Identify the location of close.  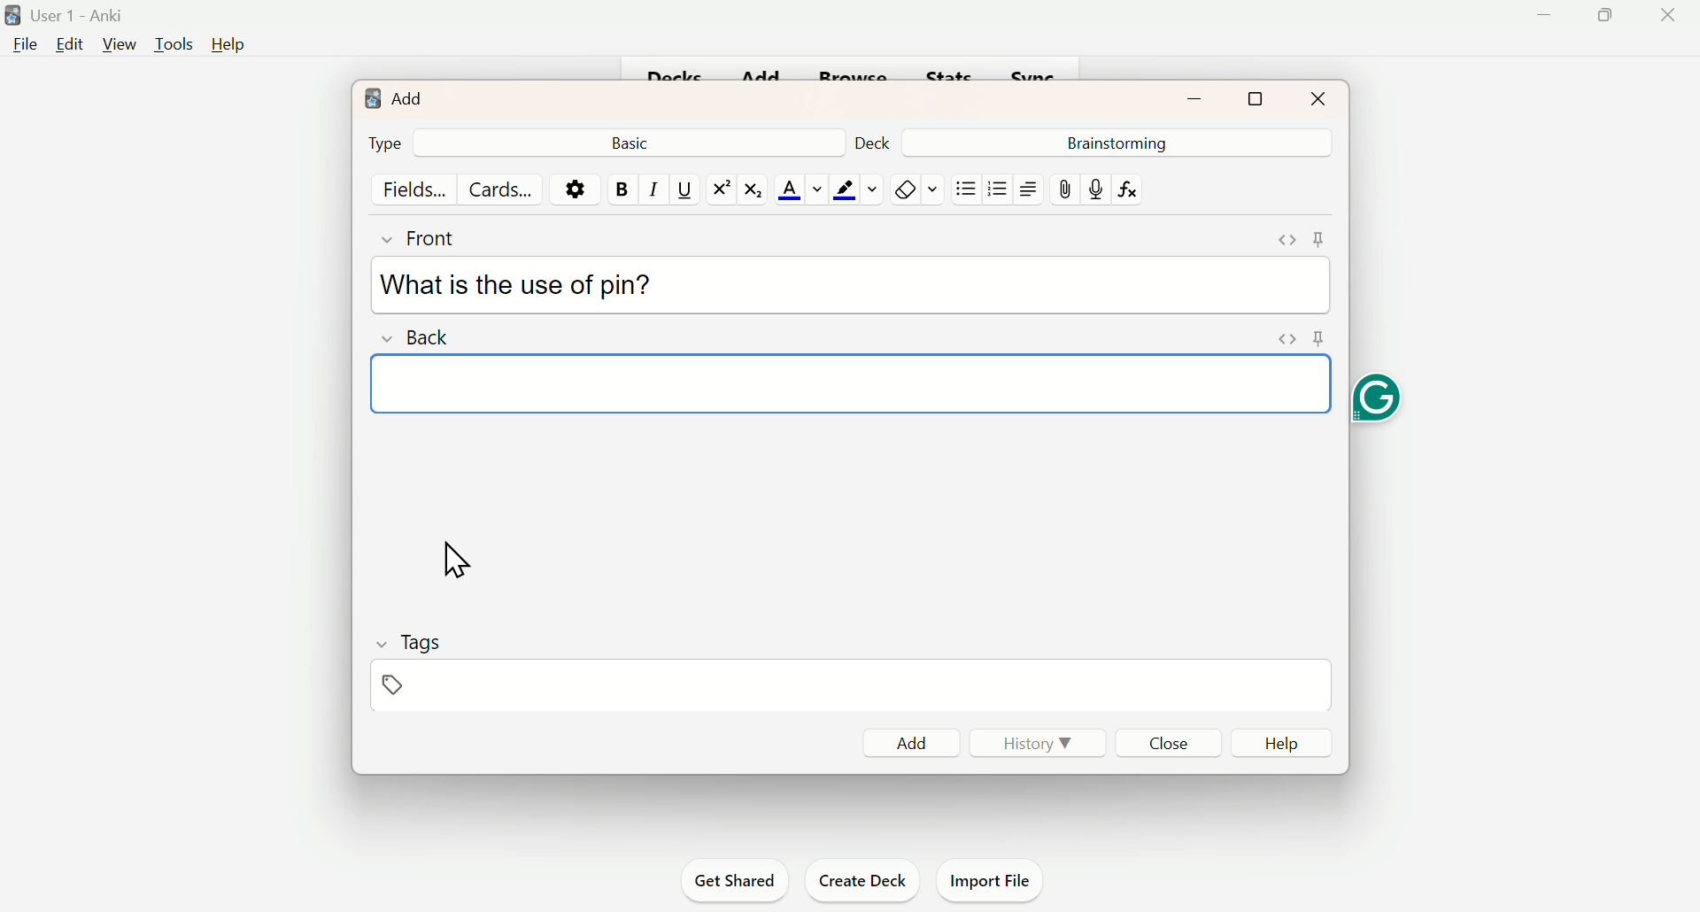
(1675, 23).